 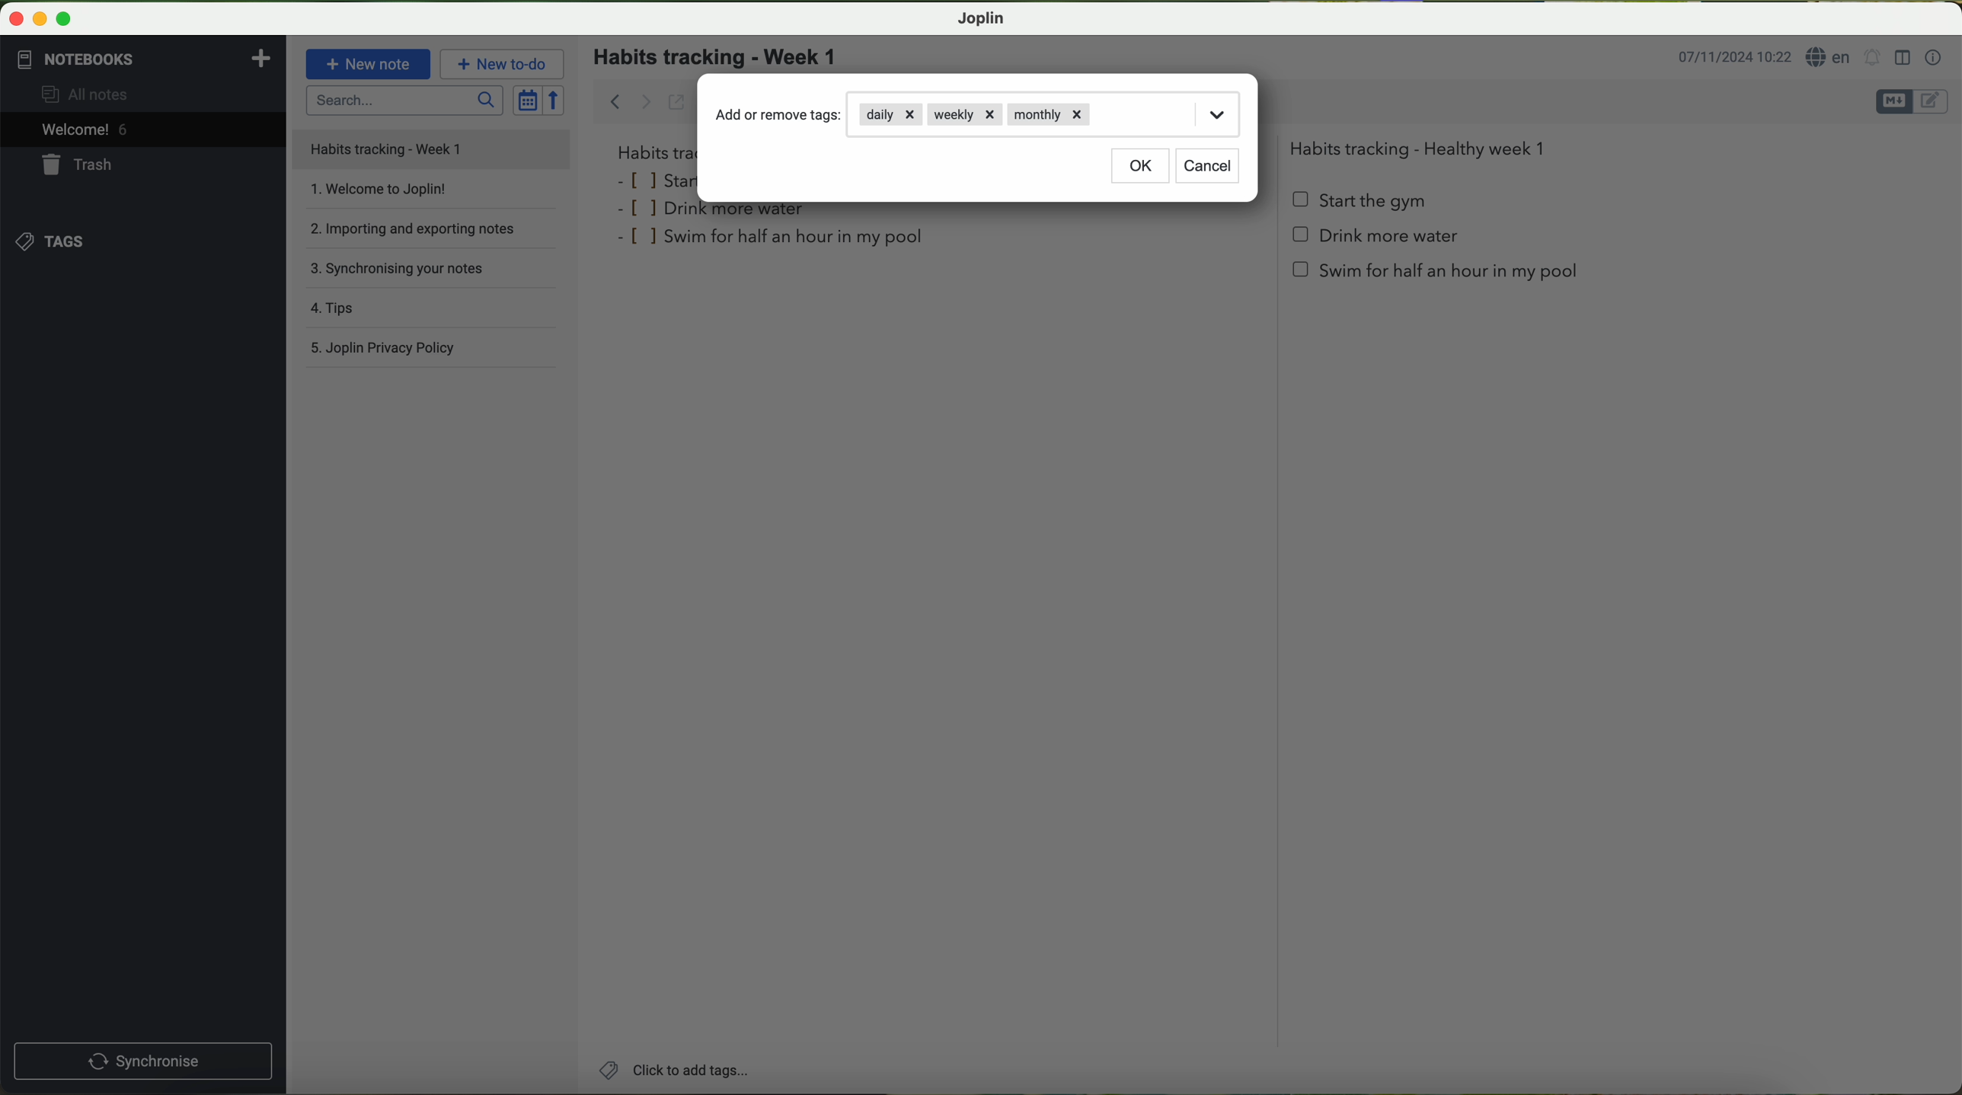 What do you see at coordinates (430, 234) in the screenshot?
I see `importing and exporting notes` at bounding box center [430, 234].